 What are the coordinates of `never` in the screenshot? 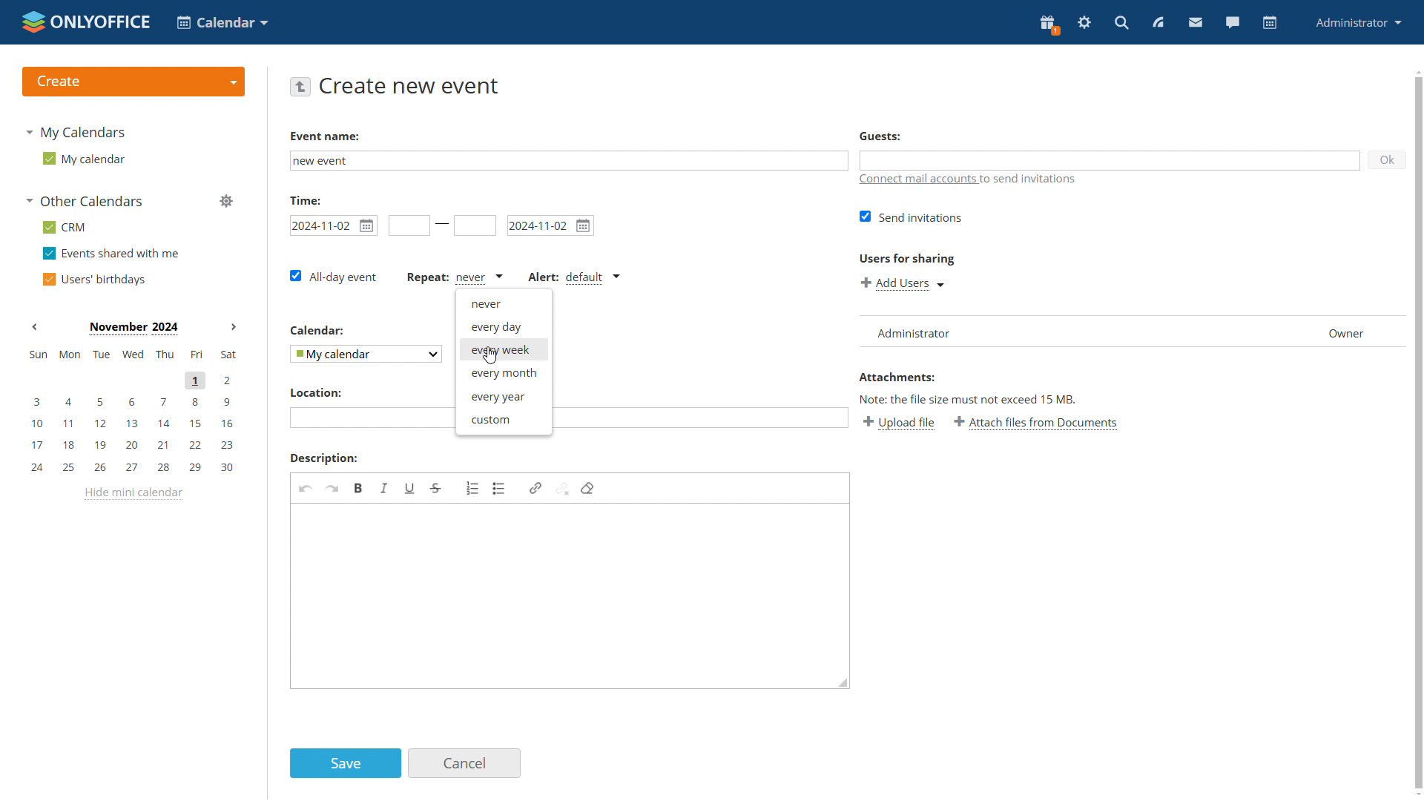 It's located at (504, 304).